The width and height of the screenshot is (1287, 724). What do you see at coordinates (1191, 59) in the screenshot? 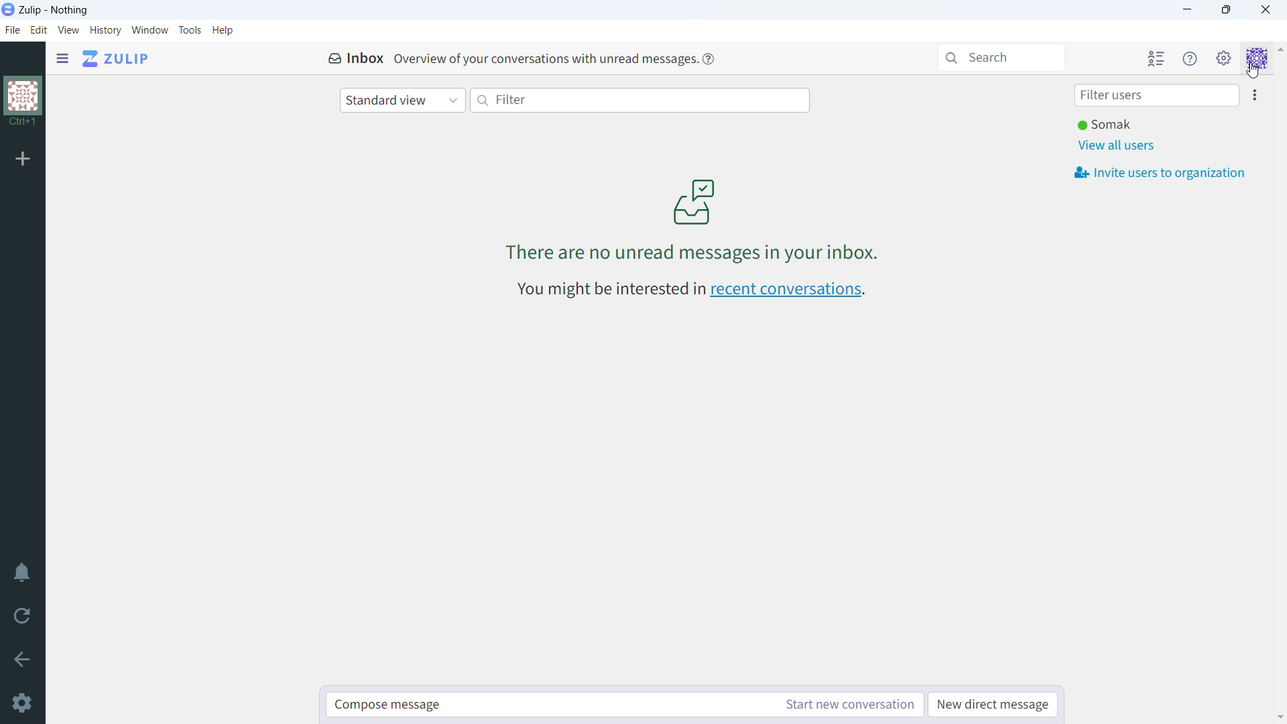
I see `help menu` at bounding box center [1191, 59].